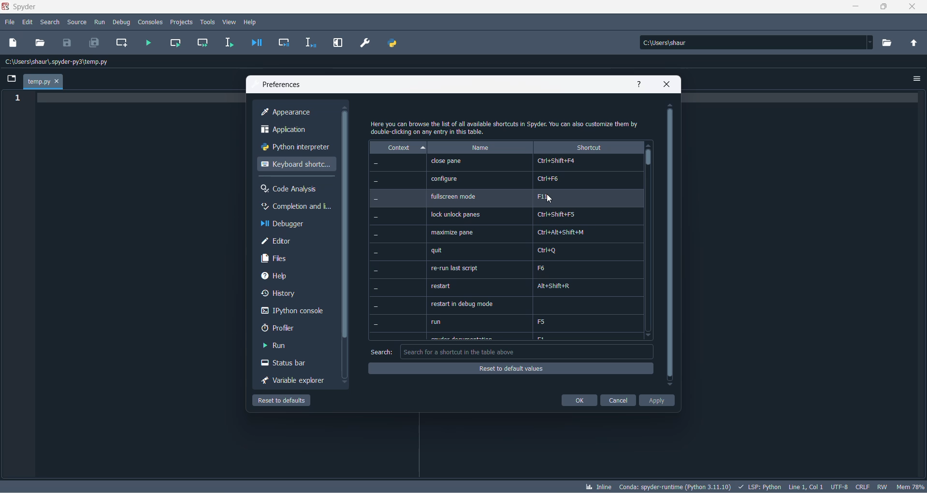  What do you see at coordinates (559, 215) in the screenshot?
I see `Crl+Shift+F5` at bounding box center [559, 215].